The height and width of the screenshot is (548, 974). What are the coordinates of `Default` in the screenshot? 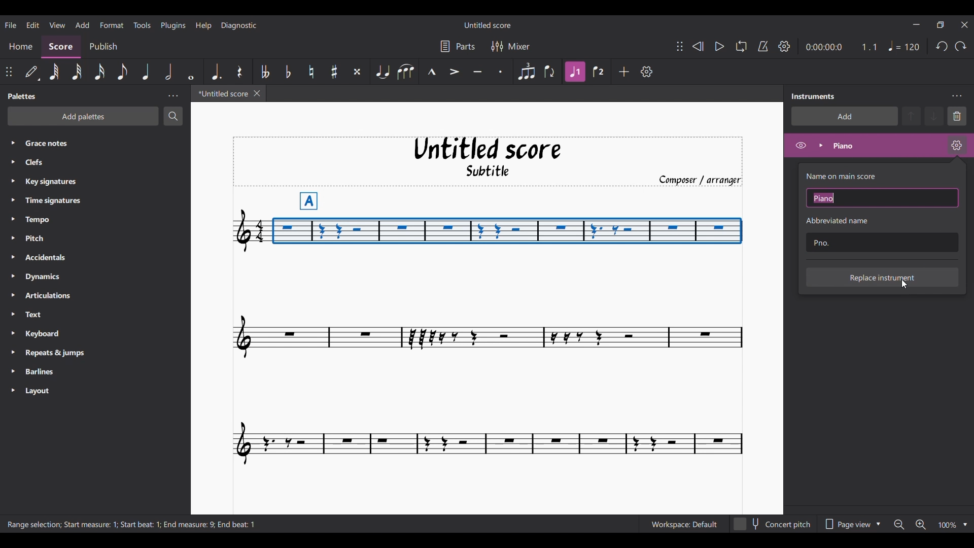 It's located at (31, 71).